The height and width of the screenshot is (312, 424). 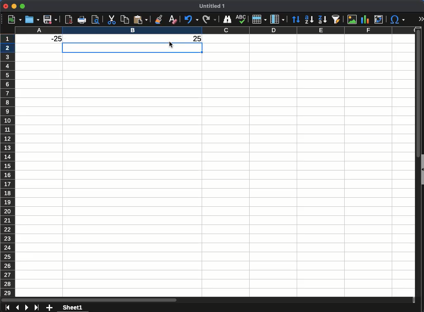 I want to click on paste, so click(x=140, y=19).